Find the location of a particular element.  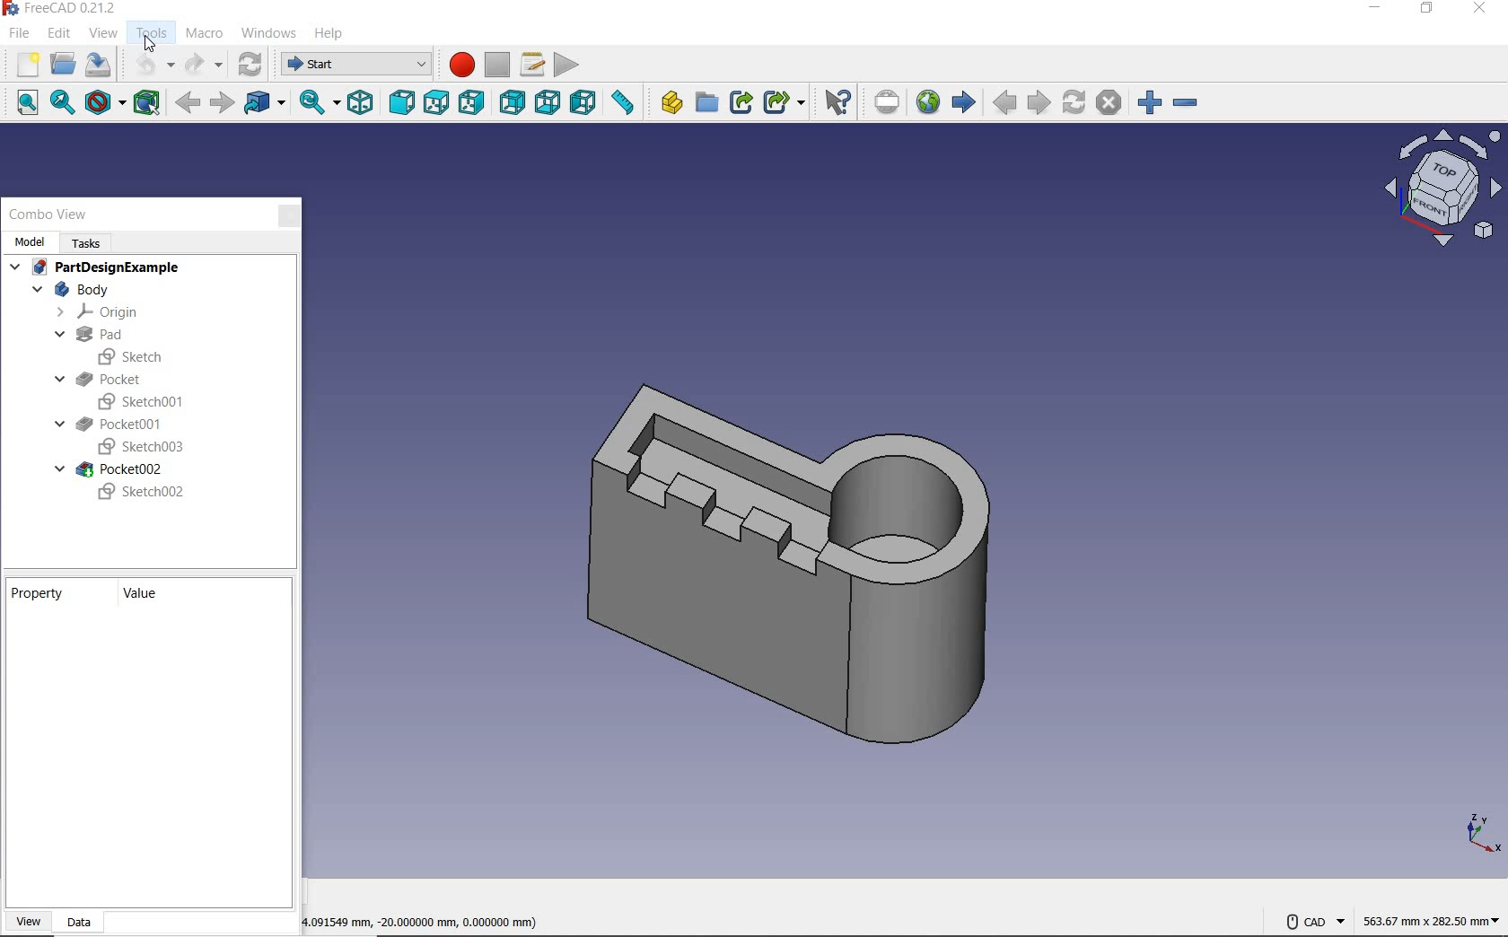

Go to linked object is located at coordinates (265, 103).